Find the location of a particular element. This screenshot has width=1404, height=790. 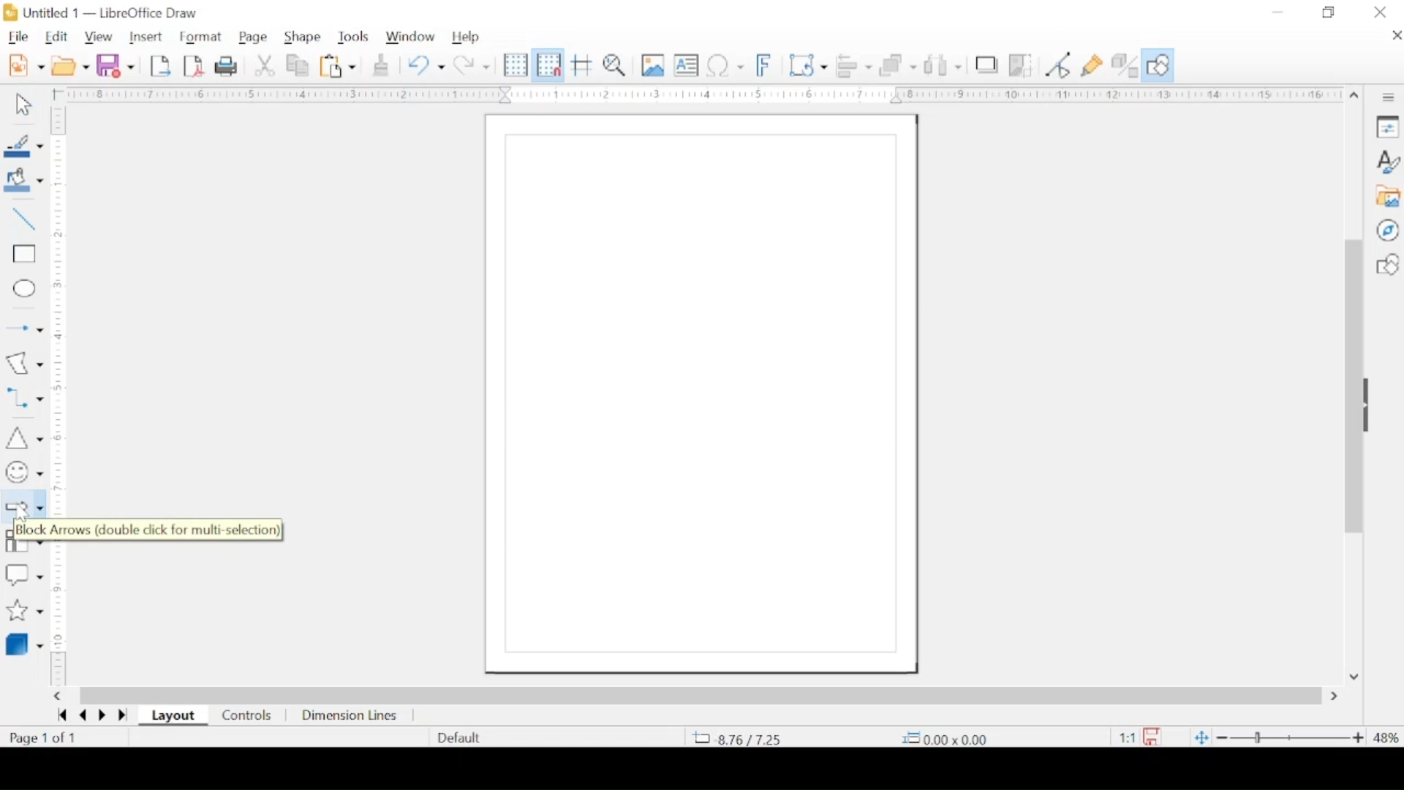

toggle point edit mode is located at coordinates (1058, 65).